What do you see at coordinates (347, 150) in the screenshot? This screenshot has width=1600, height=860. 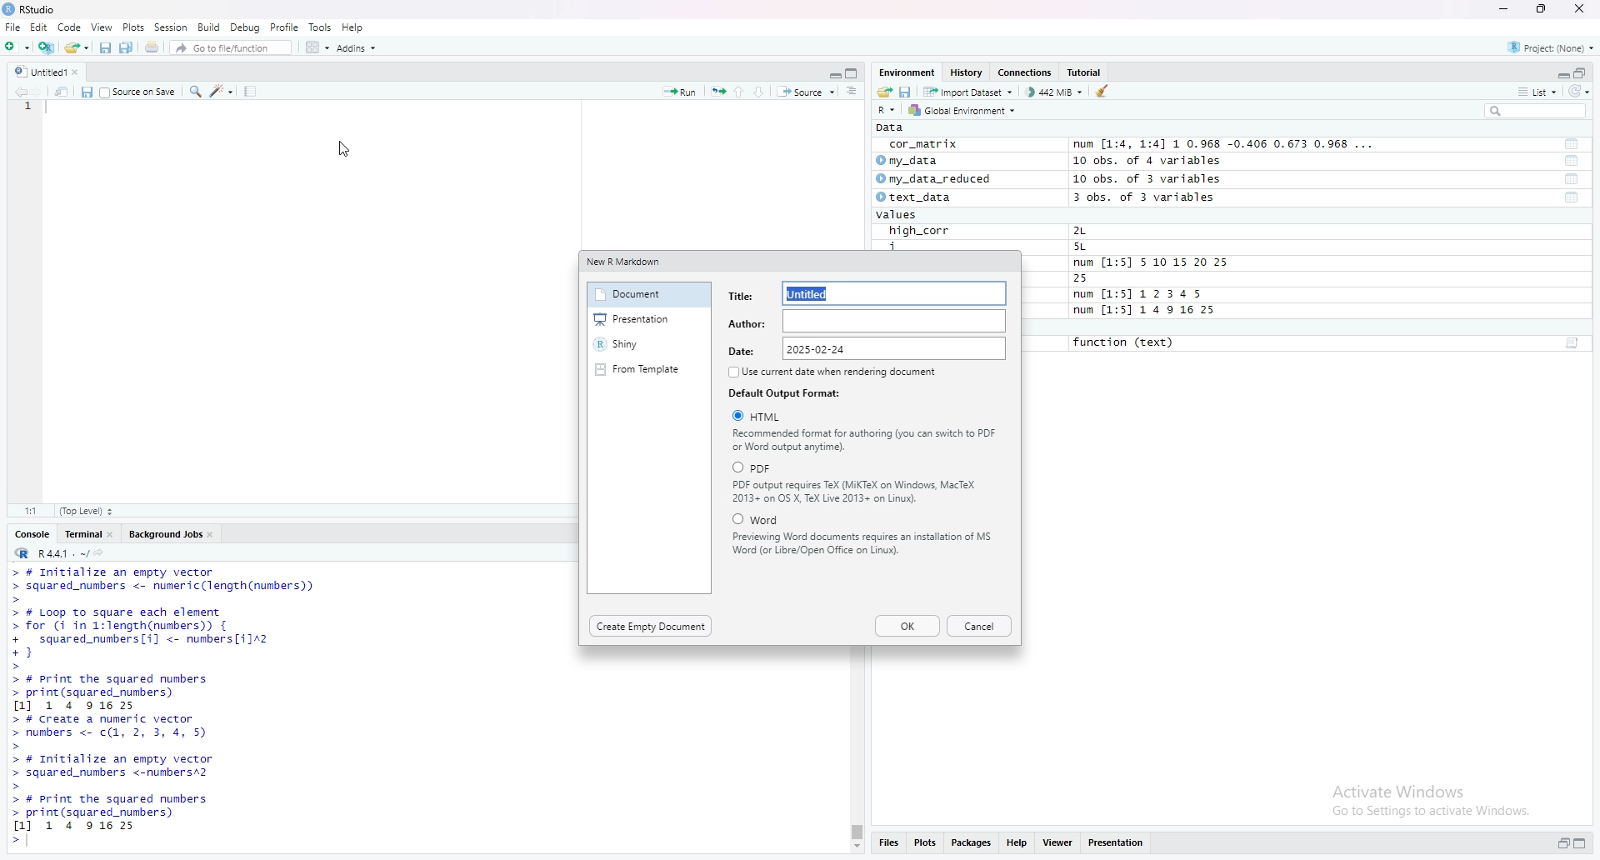 I see `cursro` at bounding box center [347, 150].